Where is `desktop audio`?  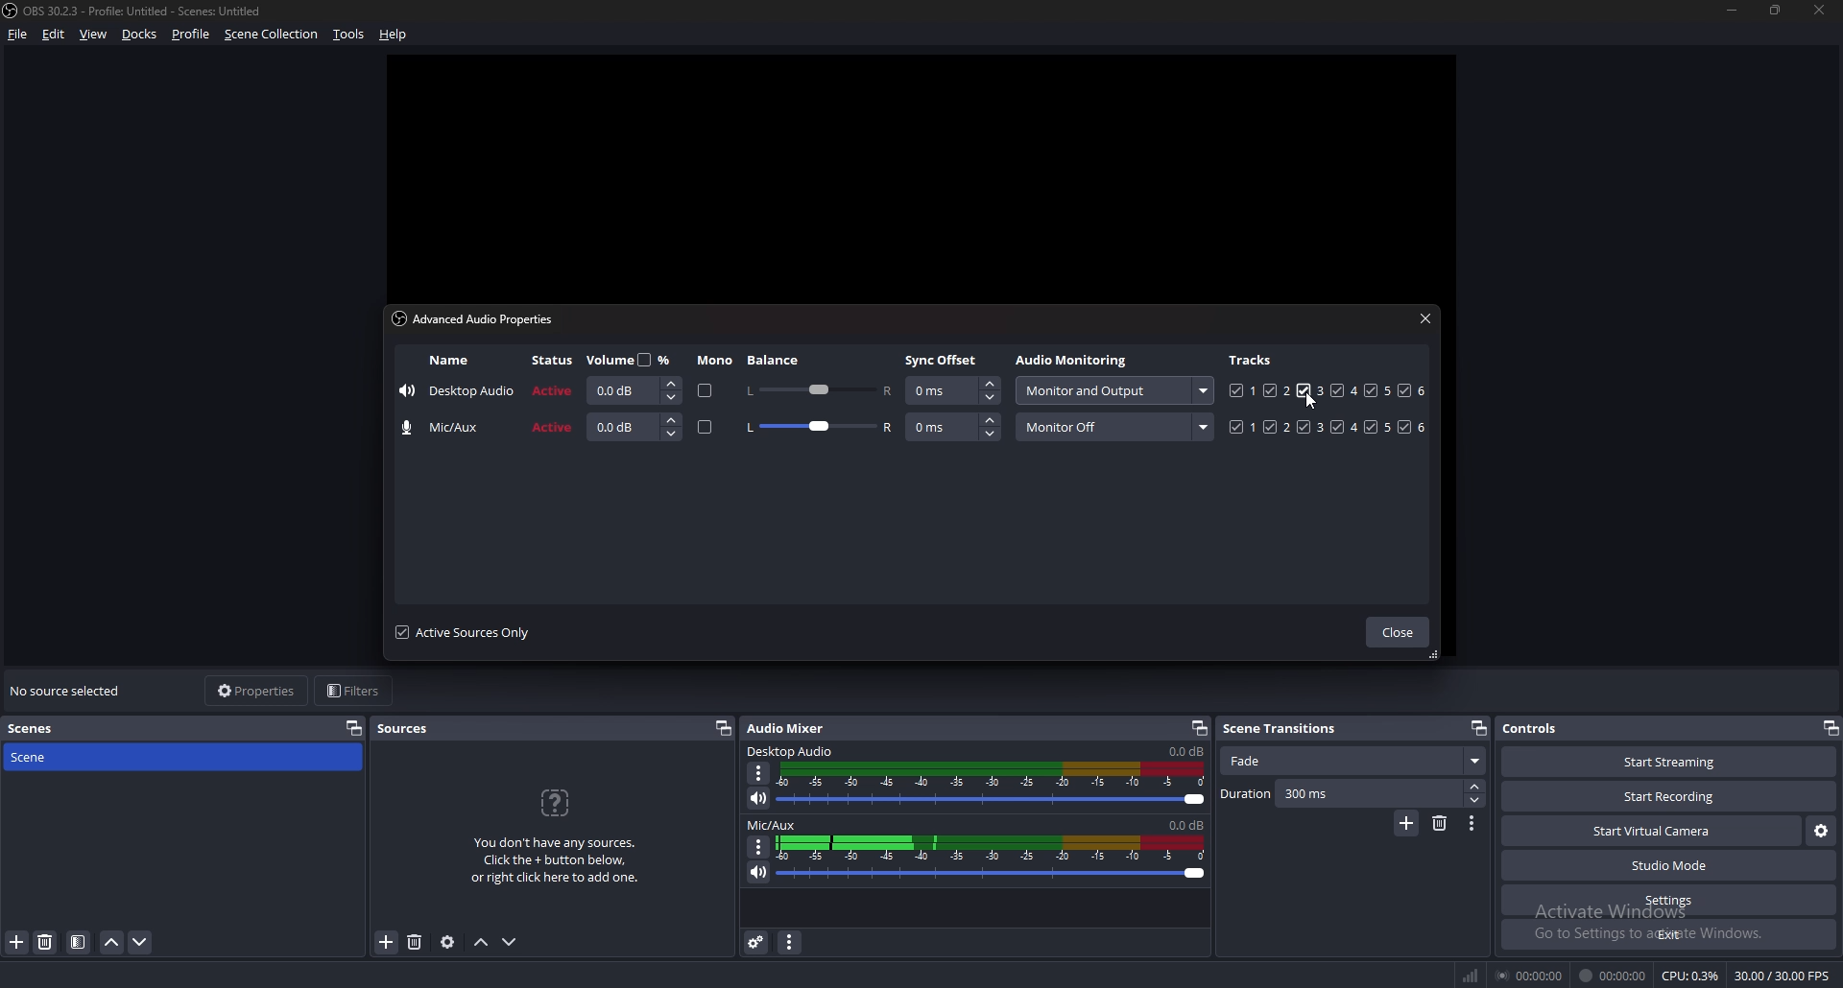
desktop audio is located at coordinates (457, 393).